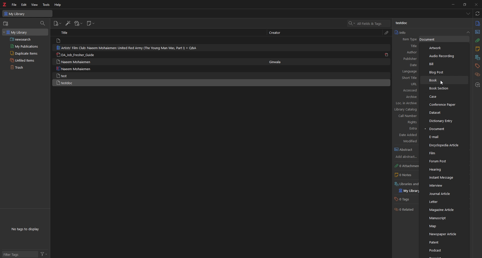 Image resolution: width=482 pixels, height=258 pixels. Describe the element at coordinates (26, 46) in the screenshot. I see `My Publications` at that location.